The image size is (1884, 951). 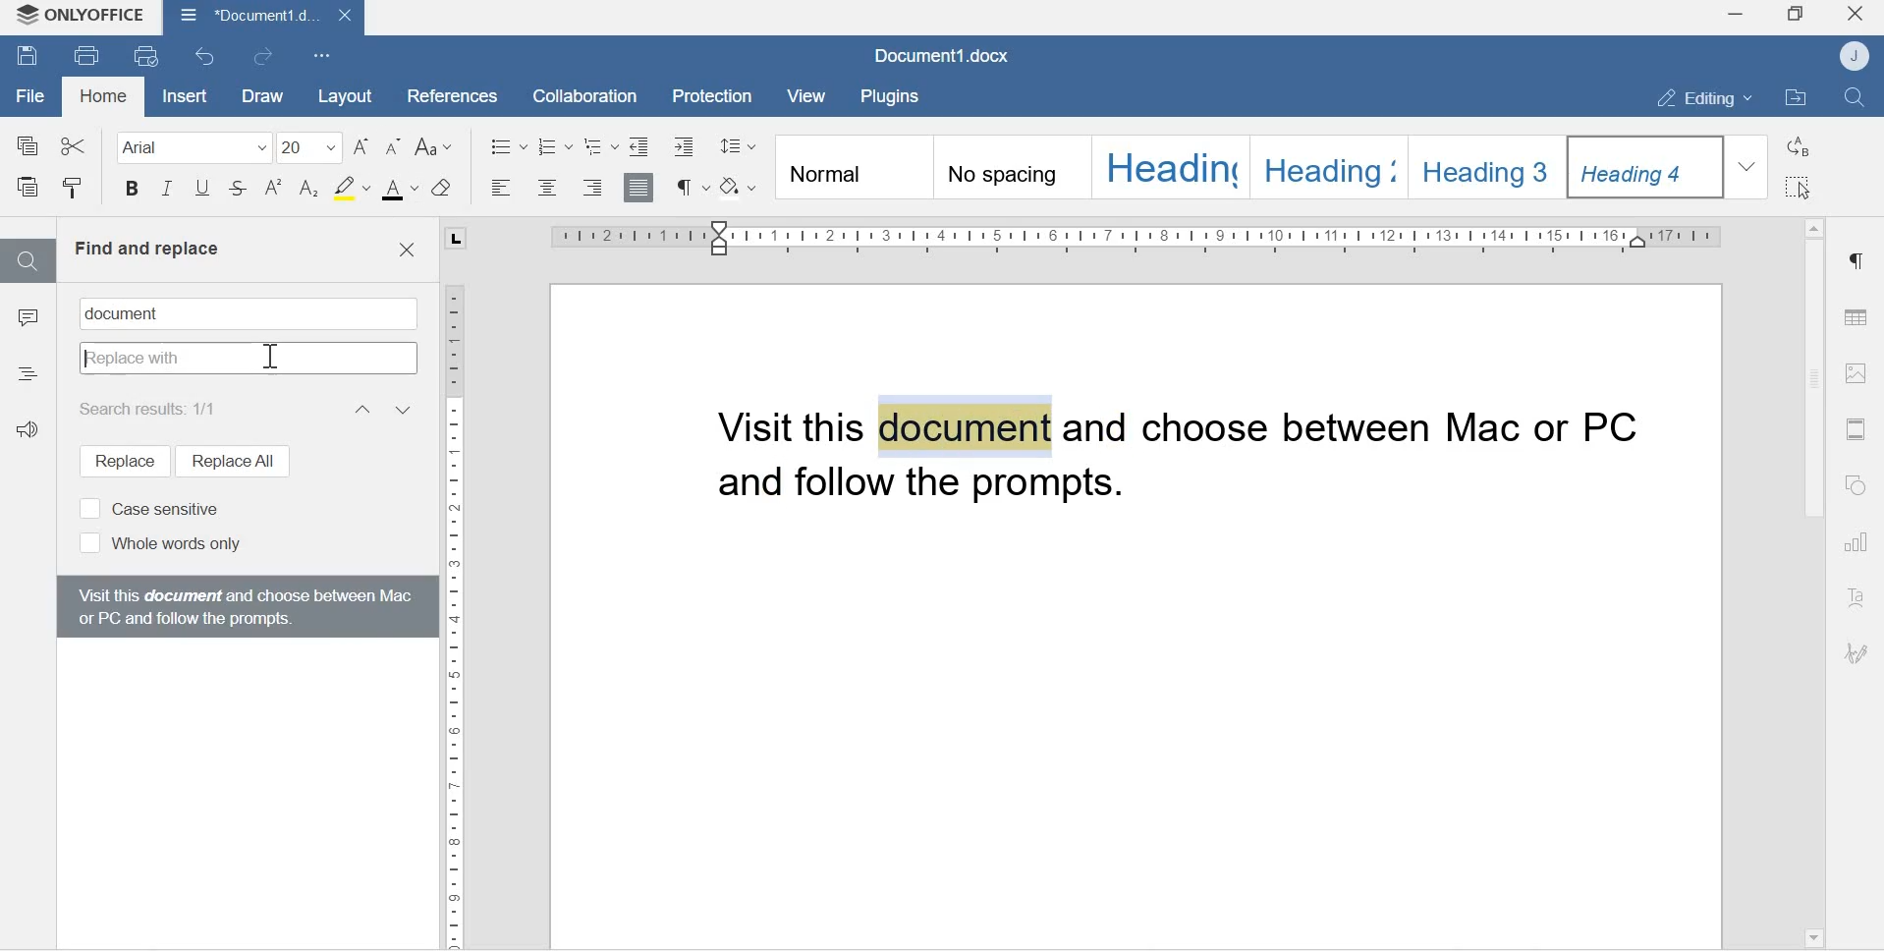 What do you see at coordinates (104, 98) in the screenshot?
I see `Homd` at bounding box center [104, 98].